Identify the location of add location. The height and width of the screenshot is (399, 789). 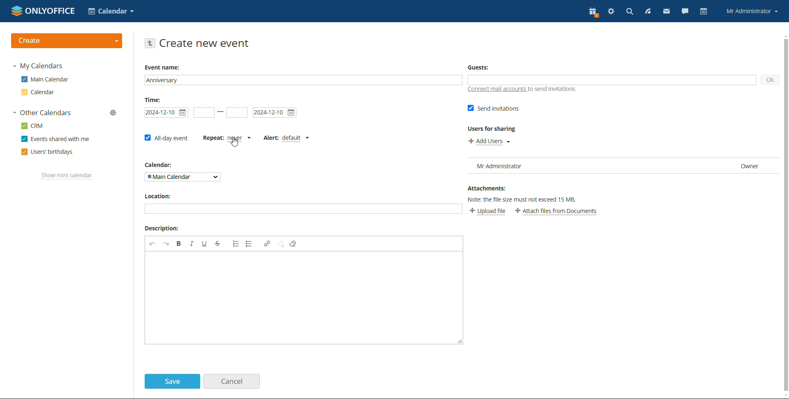
(298, 209).